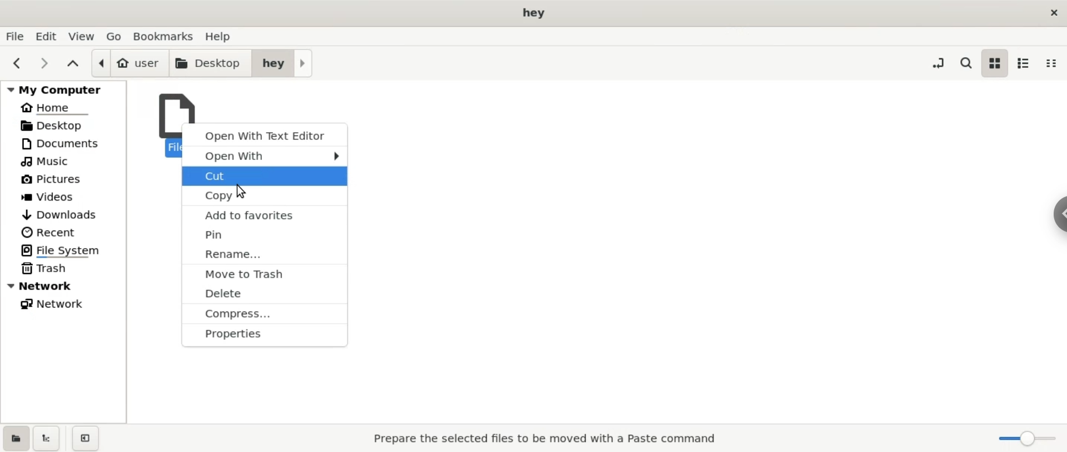  What do you see at coordinates (230, 37) in the screenshot?
I see `help` at bounding box center [230, 37].